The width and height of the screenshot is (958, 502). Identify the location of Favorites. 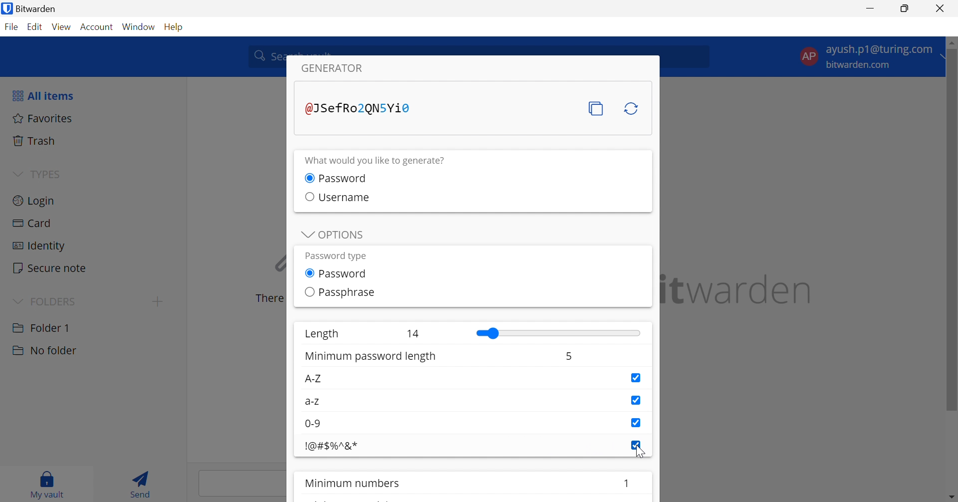
(44, 119).